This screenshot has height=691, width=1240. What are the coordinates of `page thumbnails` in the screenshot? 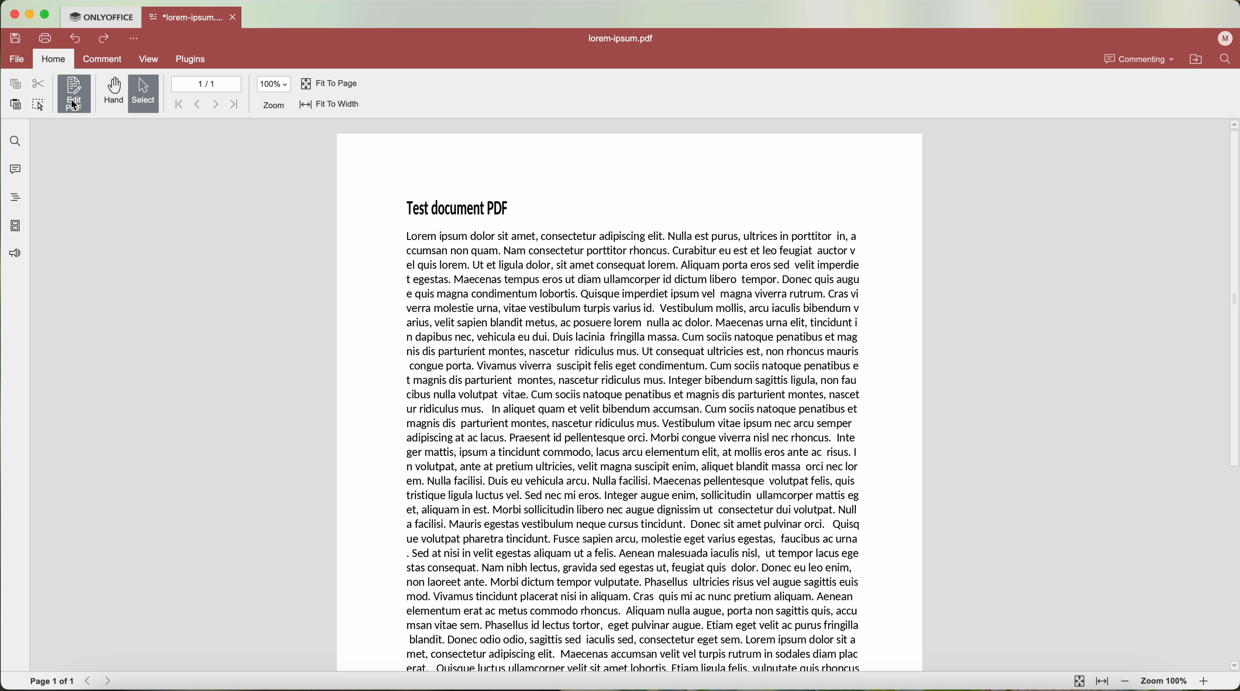 It's located at (15, 226).